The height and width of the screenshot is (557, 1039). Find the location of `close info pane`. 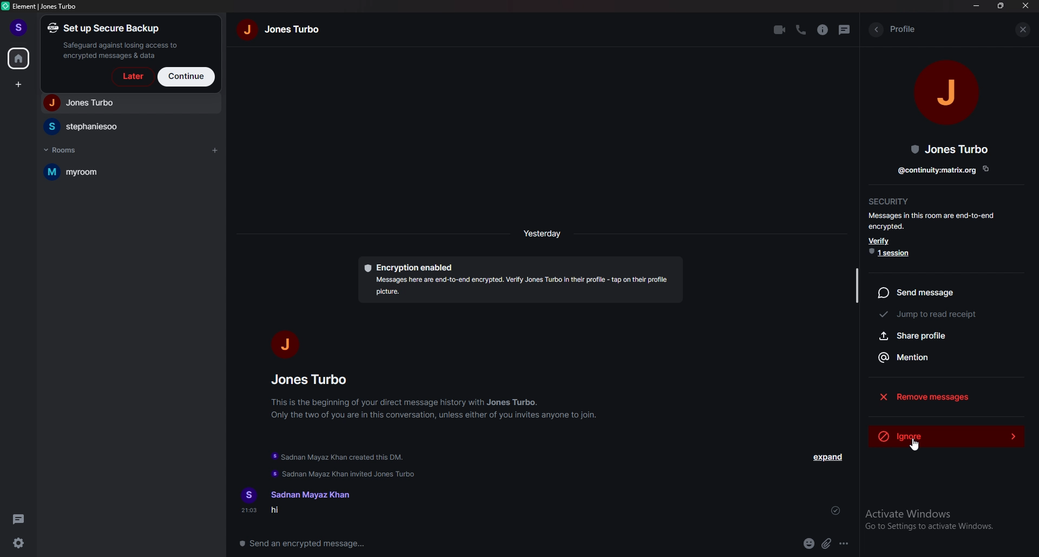

close info pane is located at coordinates (1024, 30).